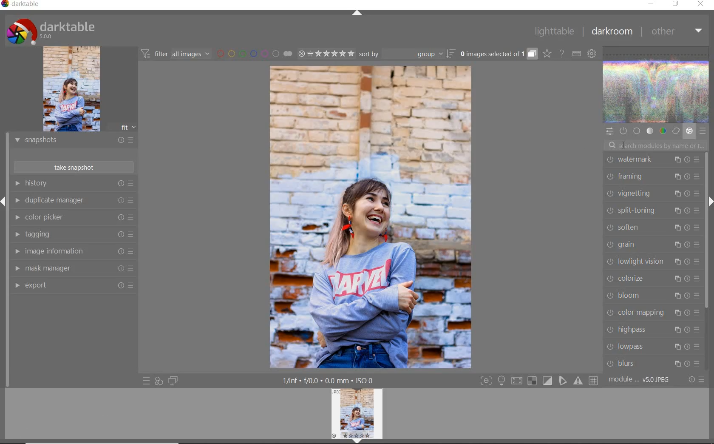  Describe the element at coordinates (653, 176) in the screenshot. I see `framing` at that location.